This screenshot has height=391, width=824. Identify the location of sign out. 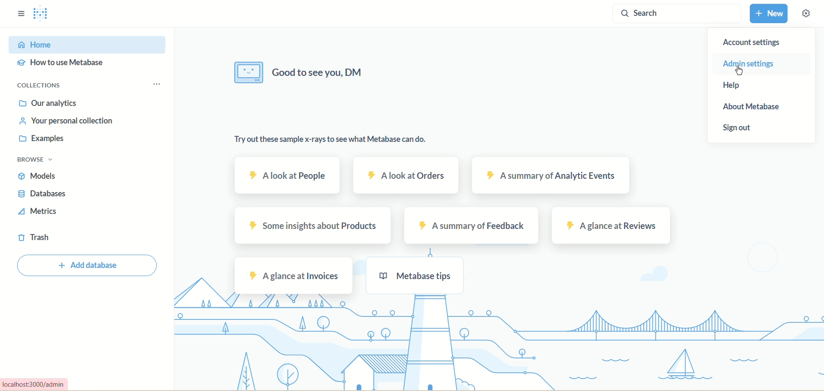
(738, 128).